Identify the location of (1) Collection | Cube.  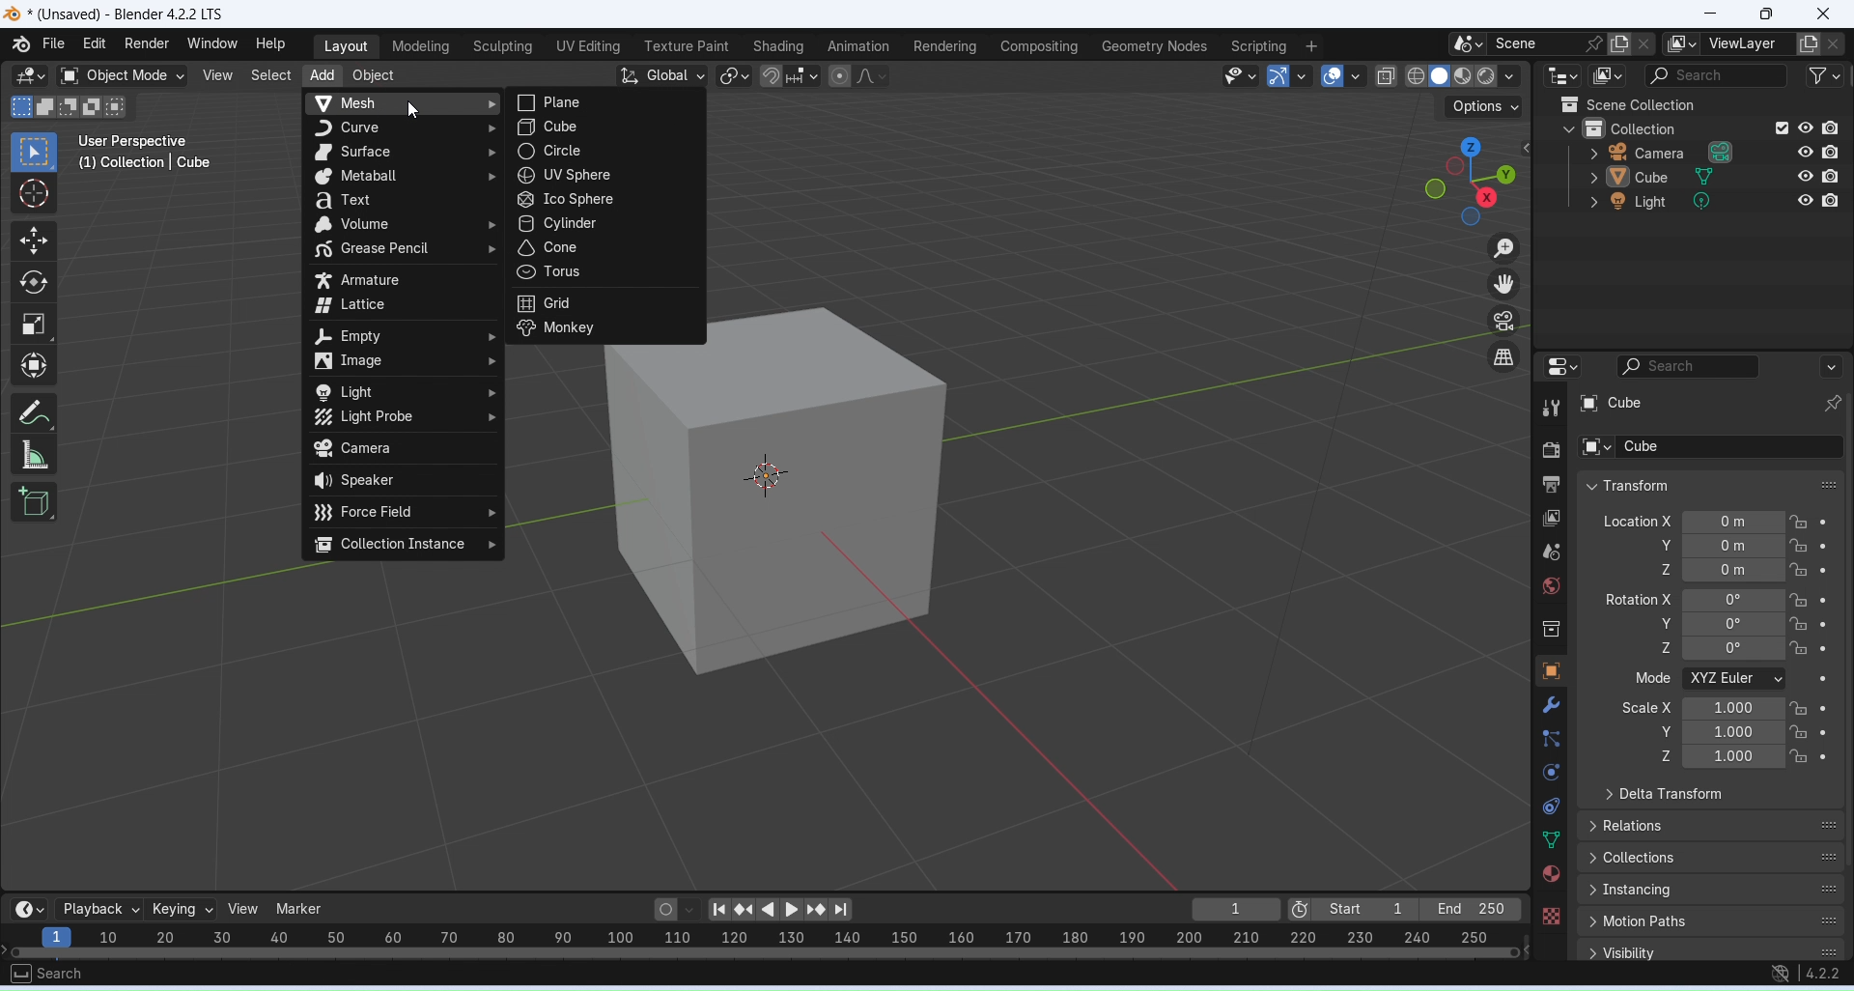
(145, 164).